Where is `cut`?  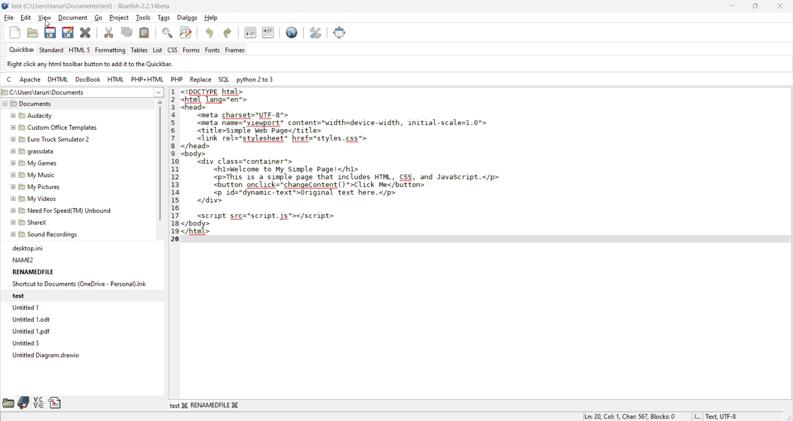
cut is located at coordinates (109, 33).